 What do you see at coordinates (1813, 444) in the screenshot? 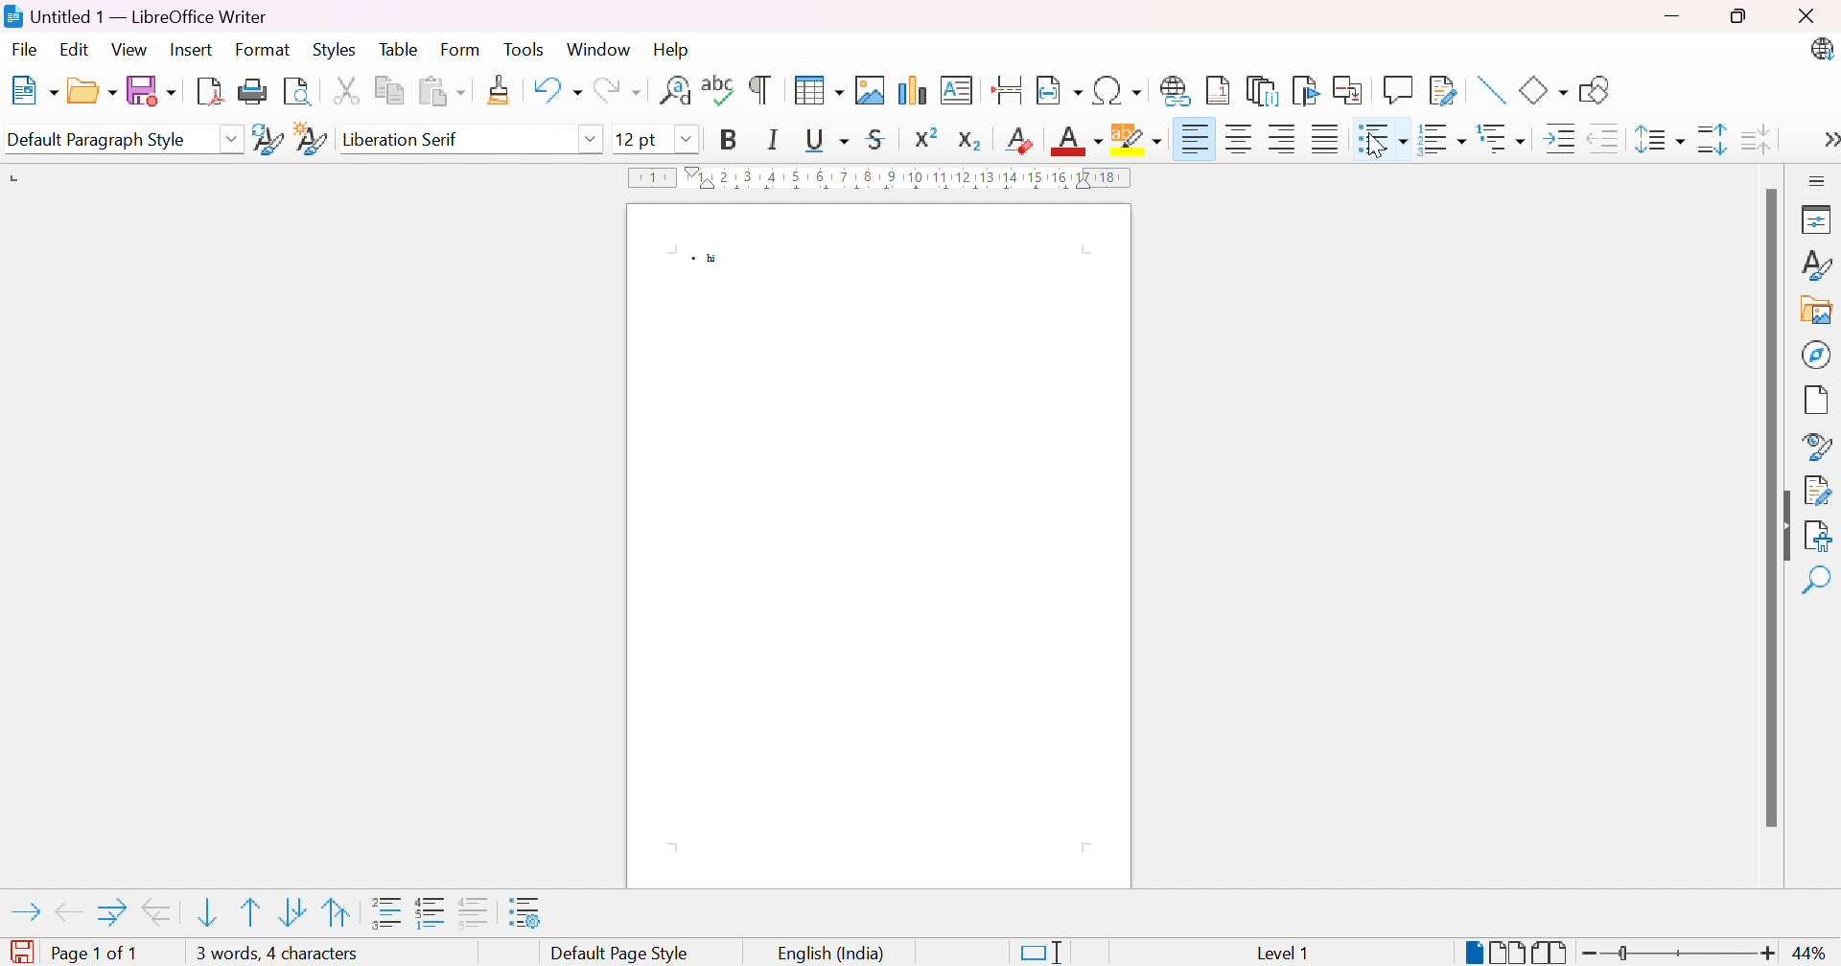
I see `Style inspector` at bounding box center [1813, 444].